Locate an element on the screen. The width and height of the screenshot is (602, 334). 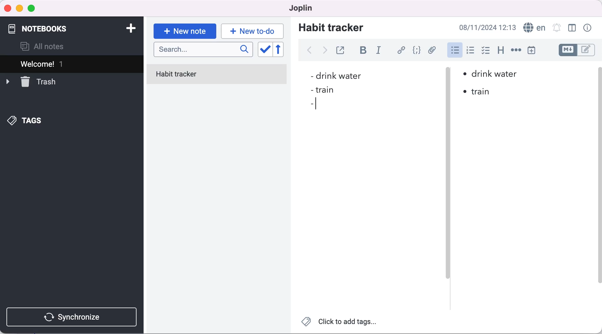
notebooks is located at coordinates (47, 26).